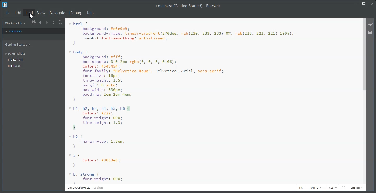  I want to click on a{
Colors: #00838;
}, so click(95, 160).